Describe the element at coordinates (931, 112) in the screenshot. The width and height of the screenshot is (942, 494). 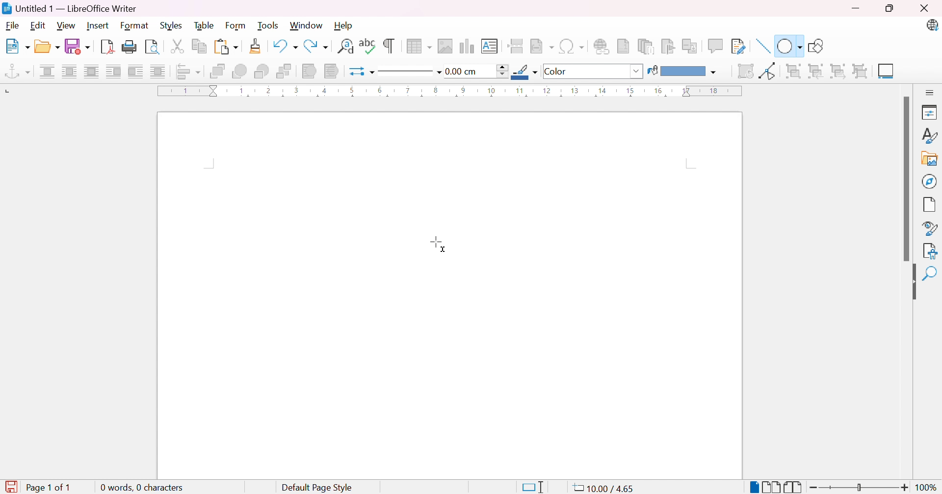
I see `Properties` at that location.